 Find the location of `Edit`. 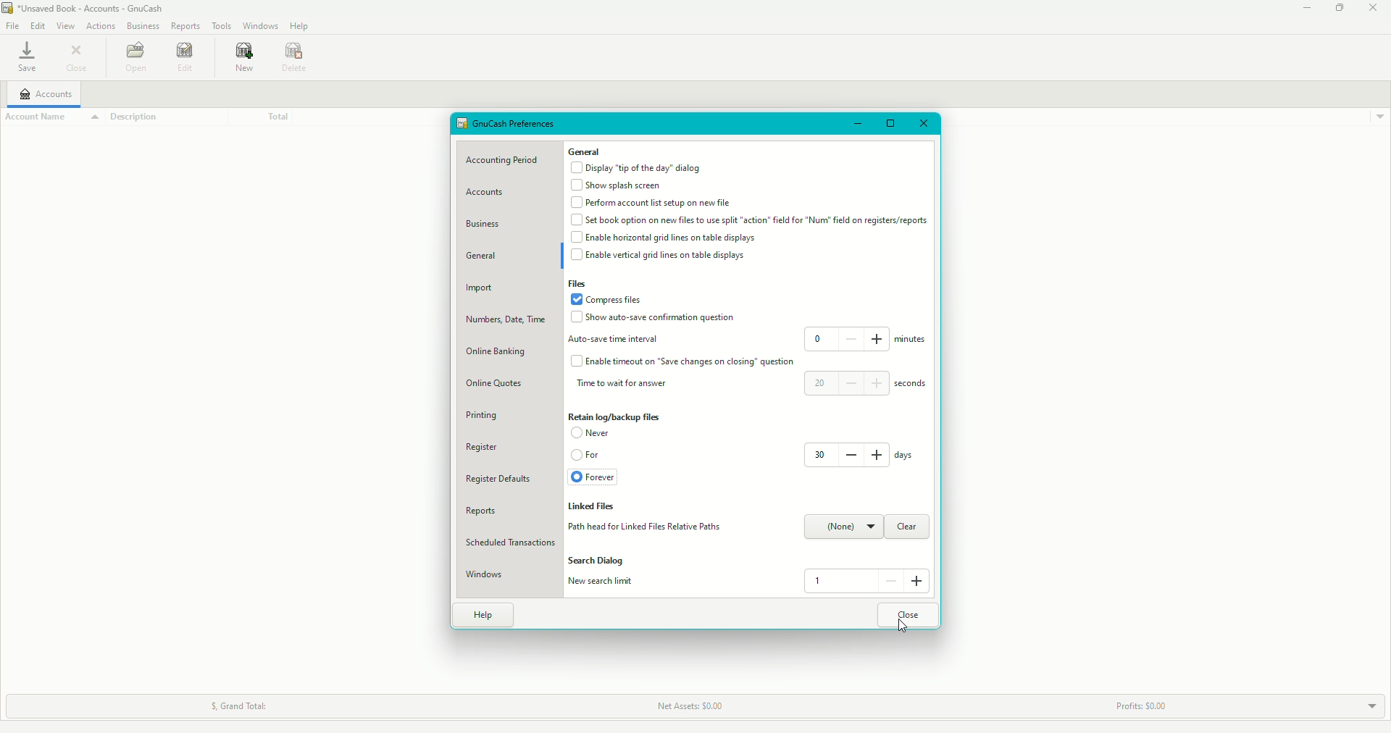

Edit is located at coordinates (184, 60).